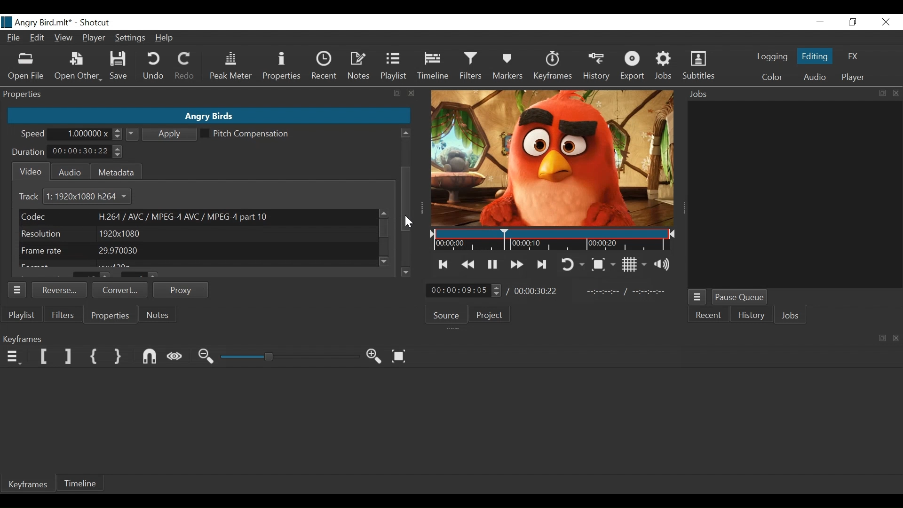  Describe the element at coordinates (111, 316) in the screenshot. I see `Properties` at that location.